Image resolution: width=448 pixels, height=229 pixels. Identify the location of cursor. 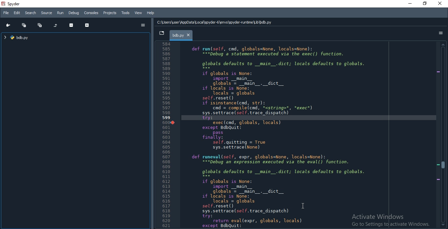
(303, 205).